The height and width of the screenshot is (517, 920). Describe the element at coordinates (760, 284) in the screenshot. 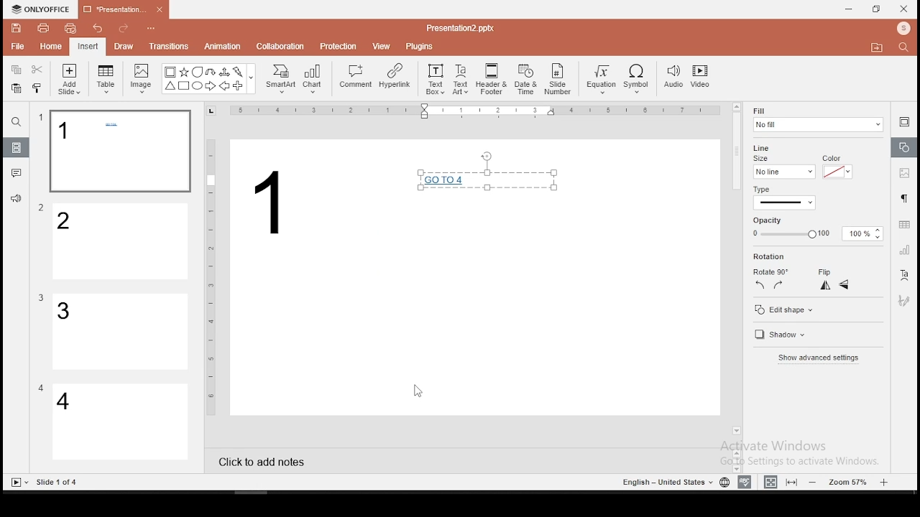

I see `rotate 90 counterclockwise` at that location.